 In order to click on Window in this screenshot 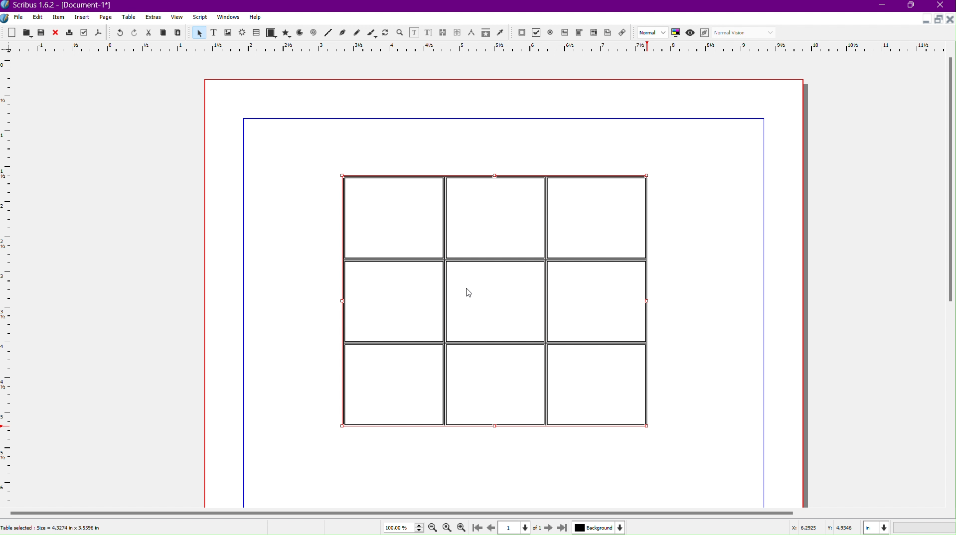, I will do `click(227, 18)`.